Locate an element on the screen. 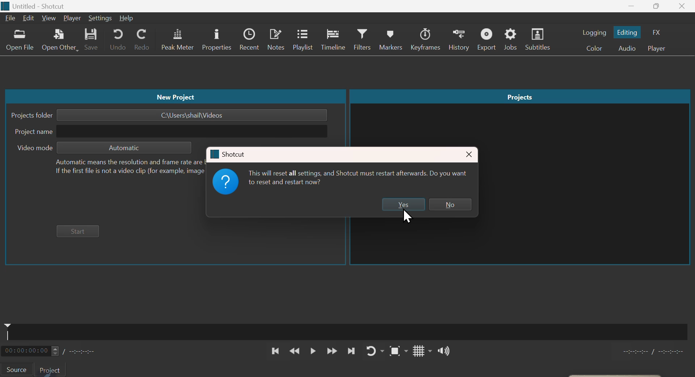  Speaker is located at coordinates (440, 351).